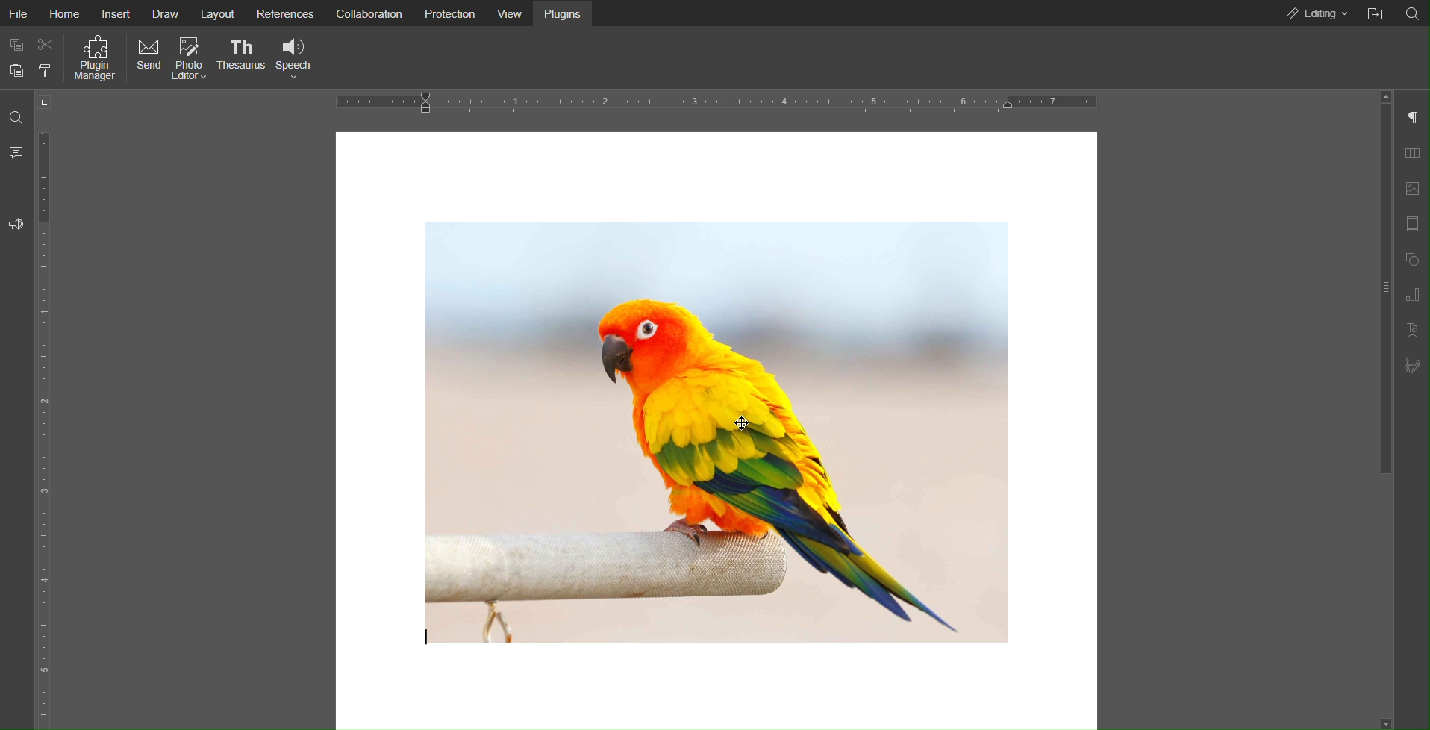  What do you see at coordinates (147, 58) in the screenshot?
I see `Send ` at bounding box center [147, 58].